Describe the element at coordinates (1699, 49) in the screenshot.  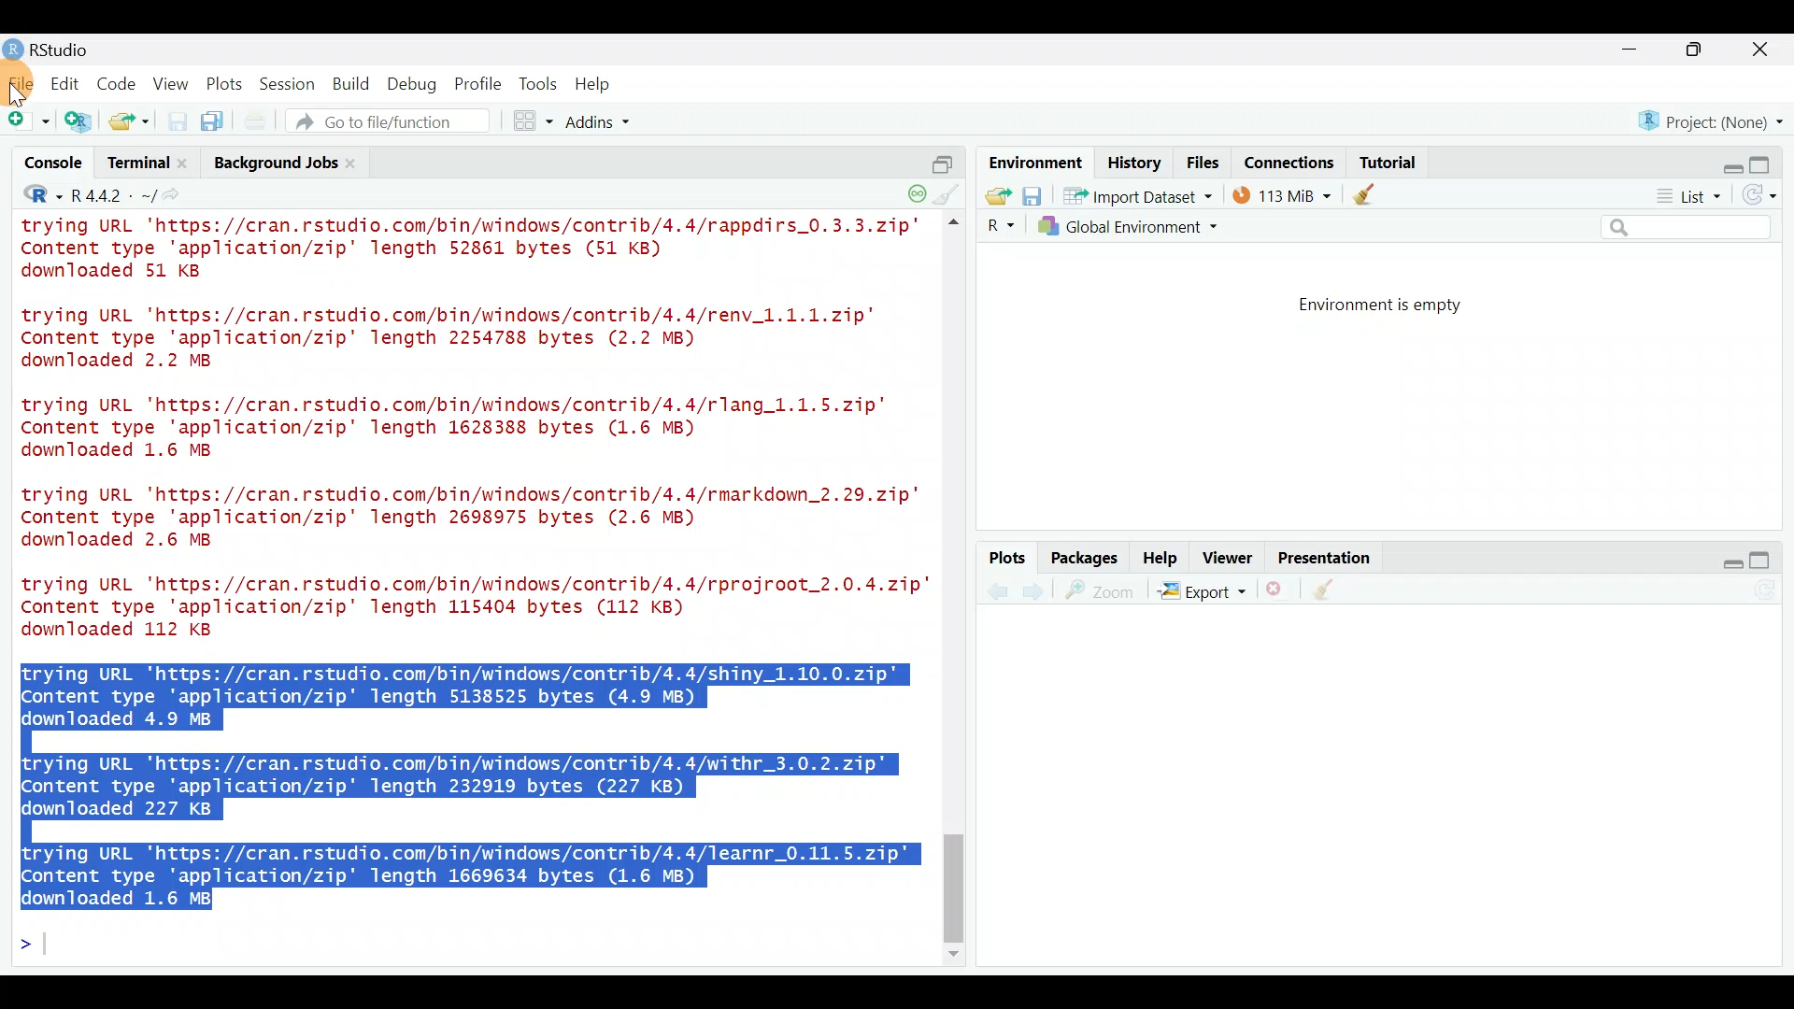
I see `maximize` at that location.